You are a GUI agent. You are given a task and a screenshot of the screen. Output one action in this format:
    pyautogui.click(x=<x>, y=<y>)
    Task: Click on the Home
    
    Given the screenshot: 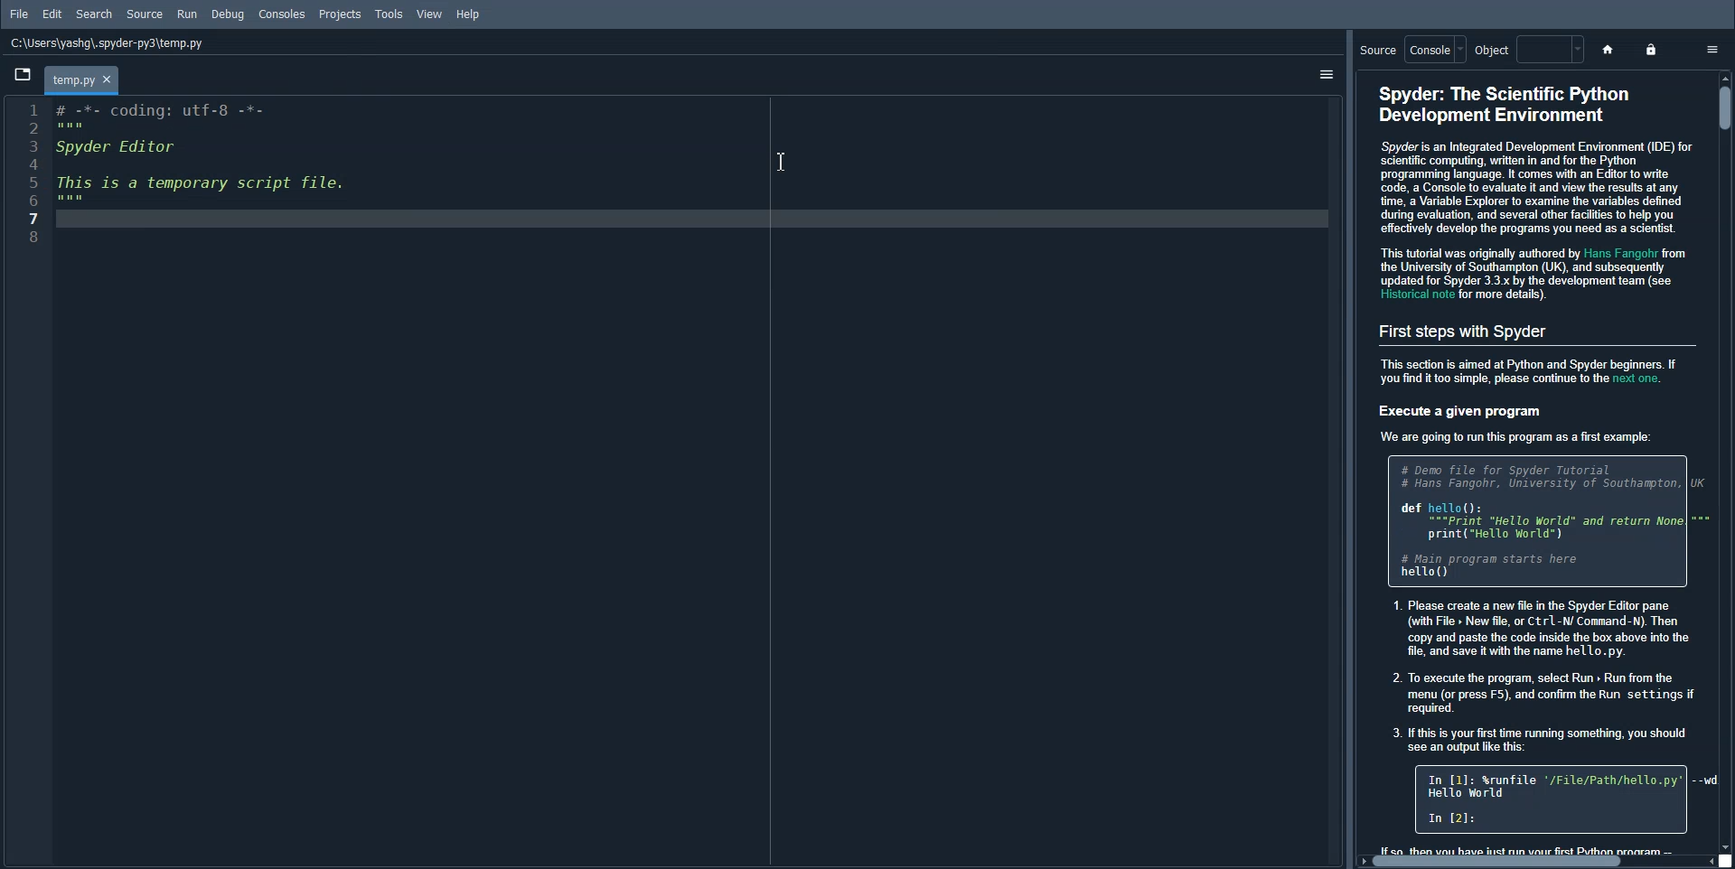 What is the action you would take?
    pyautogui.click(x=1607, y=49)
    